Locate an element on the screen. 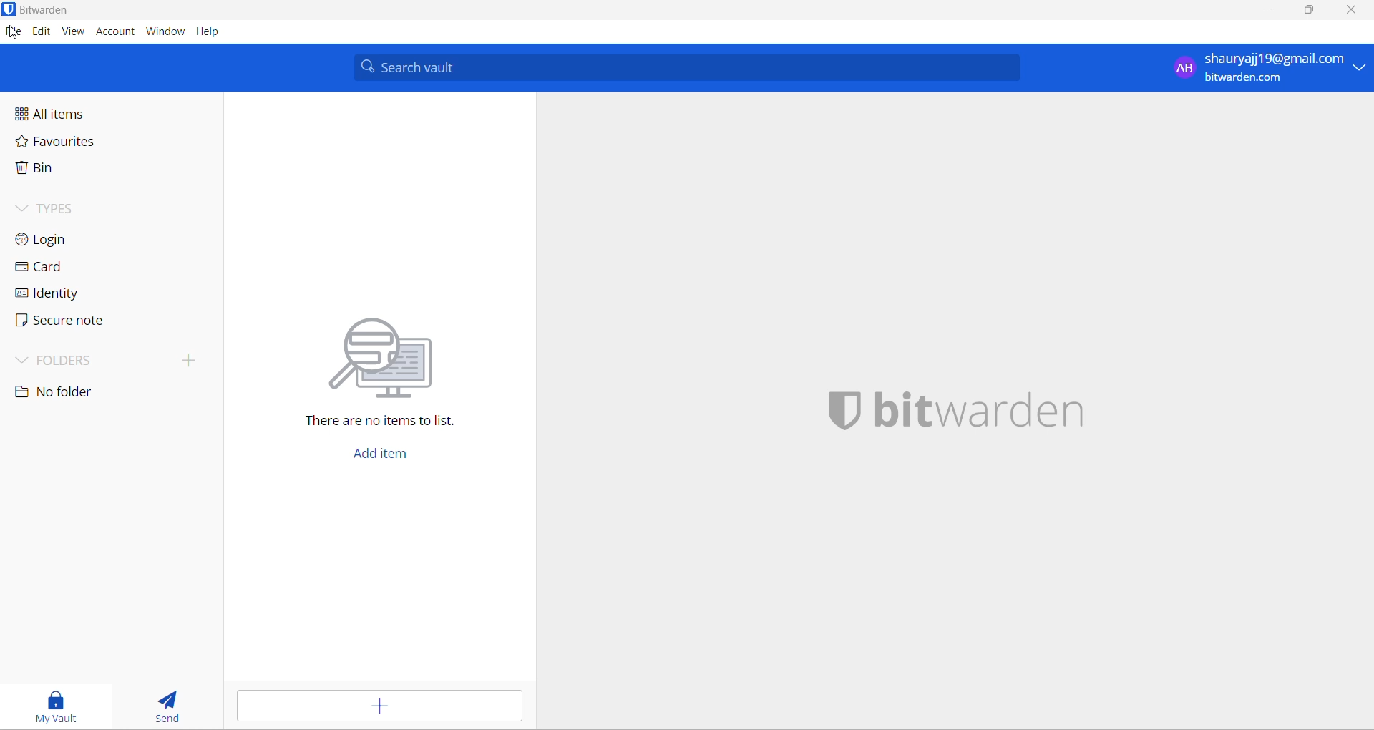 Image resolution: width=1374 pixels, height=730 pixels. bitwarden application name is located at coordinates (53, 9).